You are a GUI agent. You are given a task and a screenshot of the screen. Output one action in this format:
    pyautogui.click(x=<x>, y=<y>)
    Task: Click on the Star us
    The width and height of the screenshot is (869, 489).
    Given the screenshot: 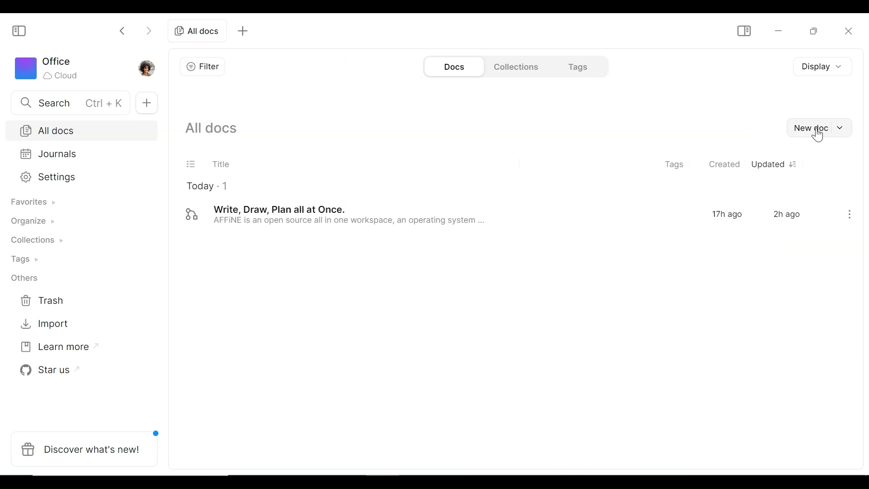 What is the action you would take?
    pyautogui.click(x=50, y=369)
    